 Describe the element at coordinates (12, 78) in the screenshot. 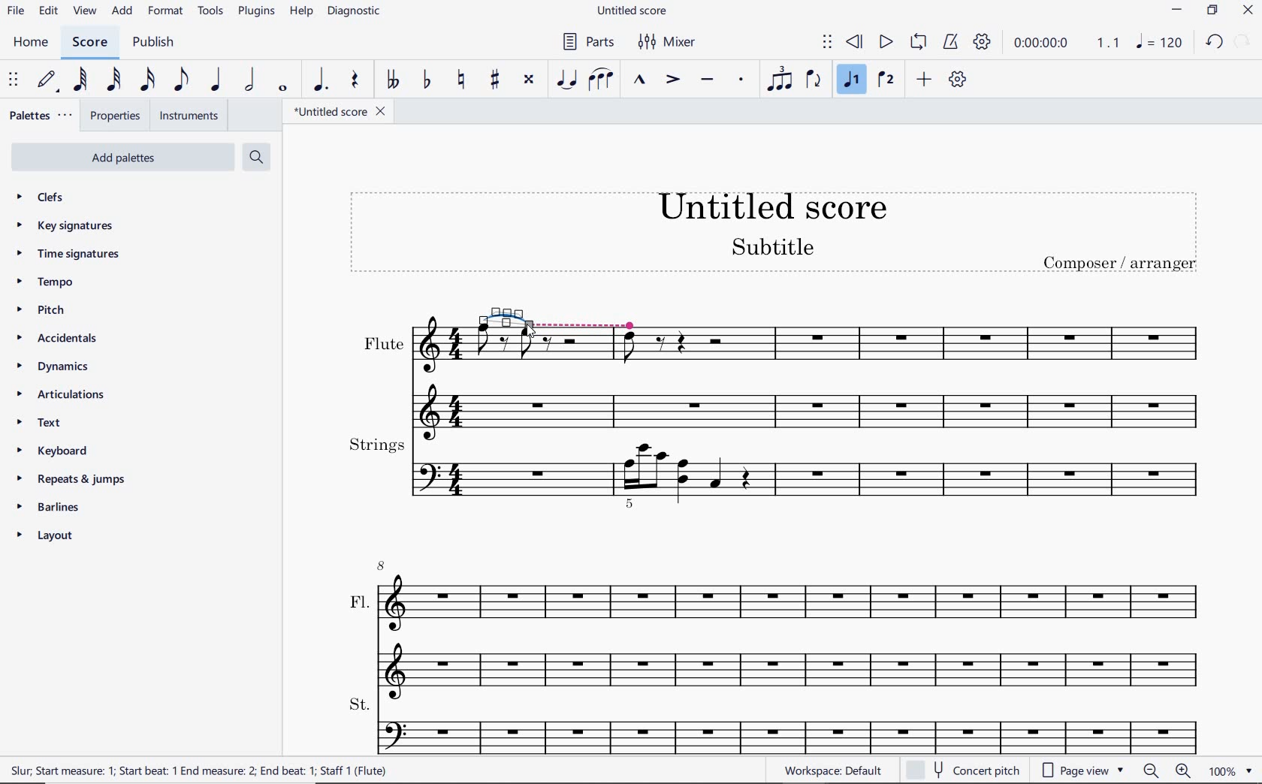

I see `SELECT TO MOVE` at that location.